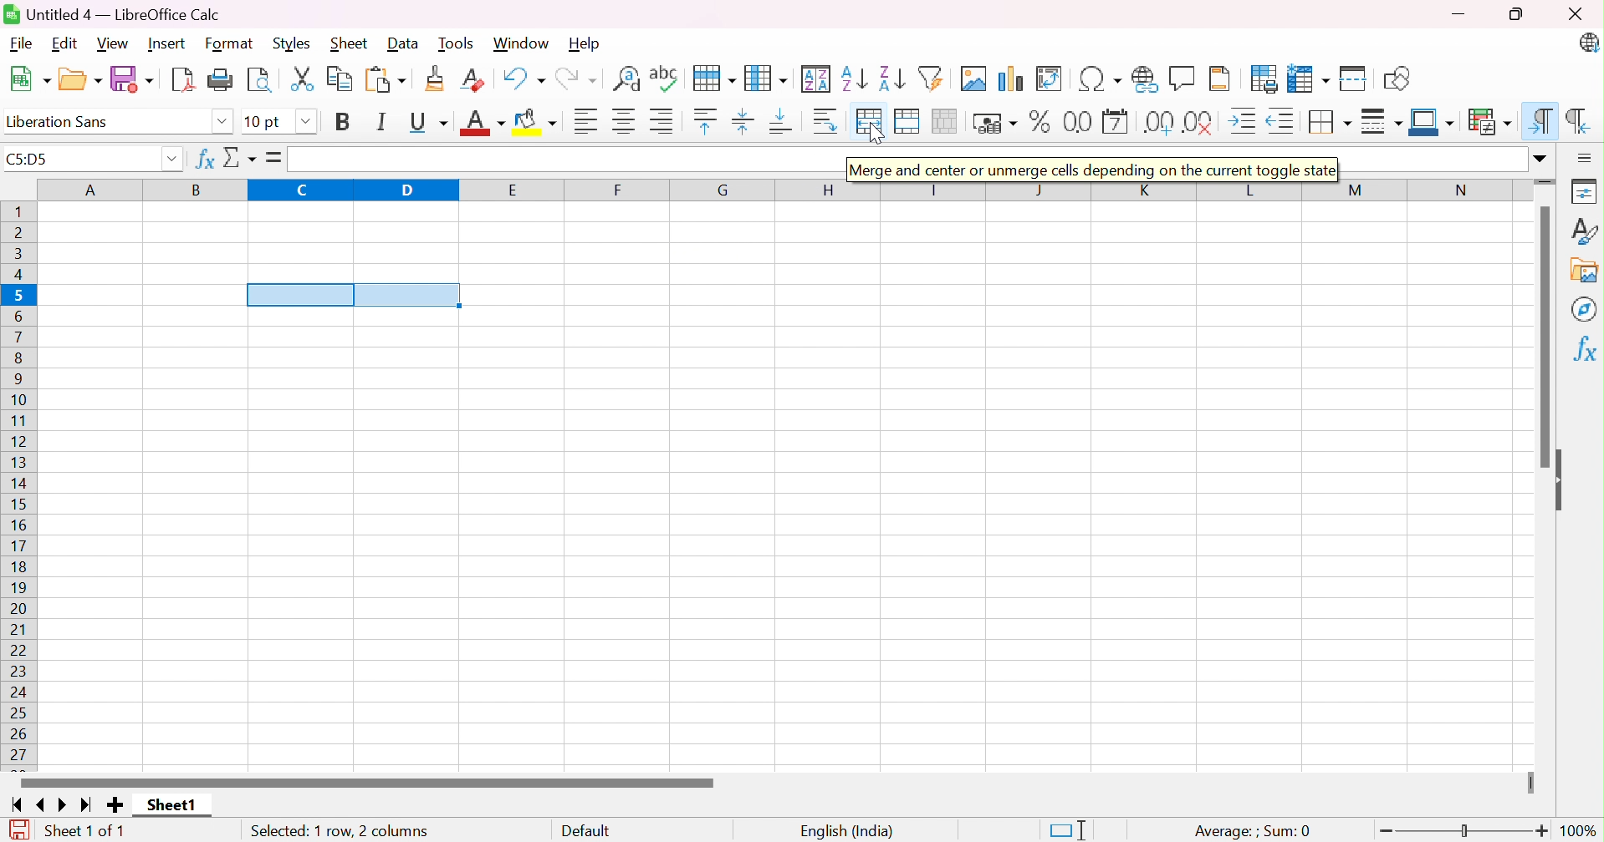 Image resolution: width=1604 pixels, height=842 pixels. What do you see at coordinates (1584, 229) in the screenshot?
I see `Styles` at bounding box center [1584, 229].